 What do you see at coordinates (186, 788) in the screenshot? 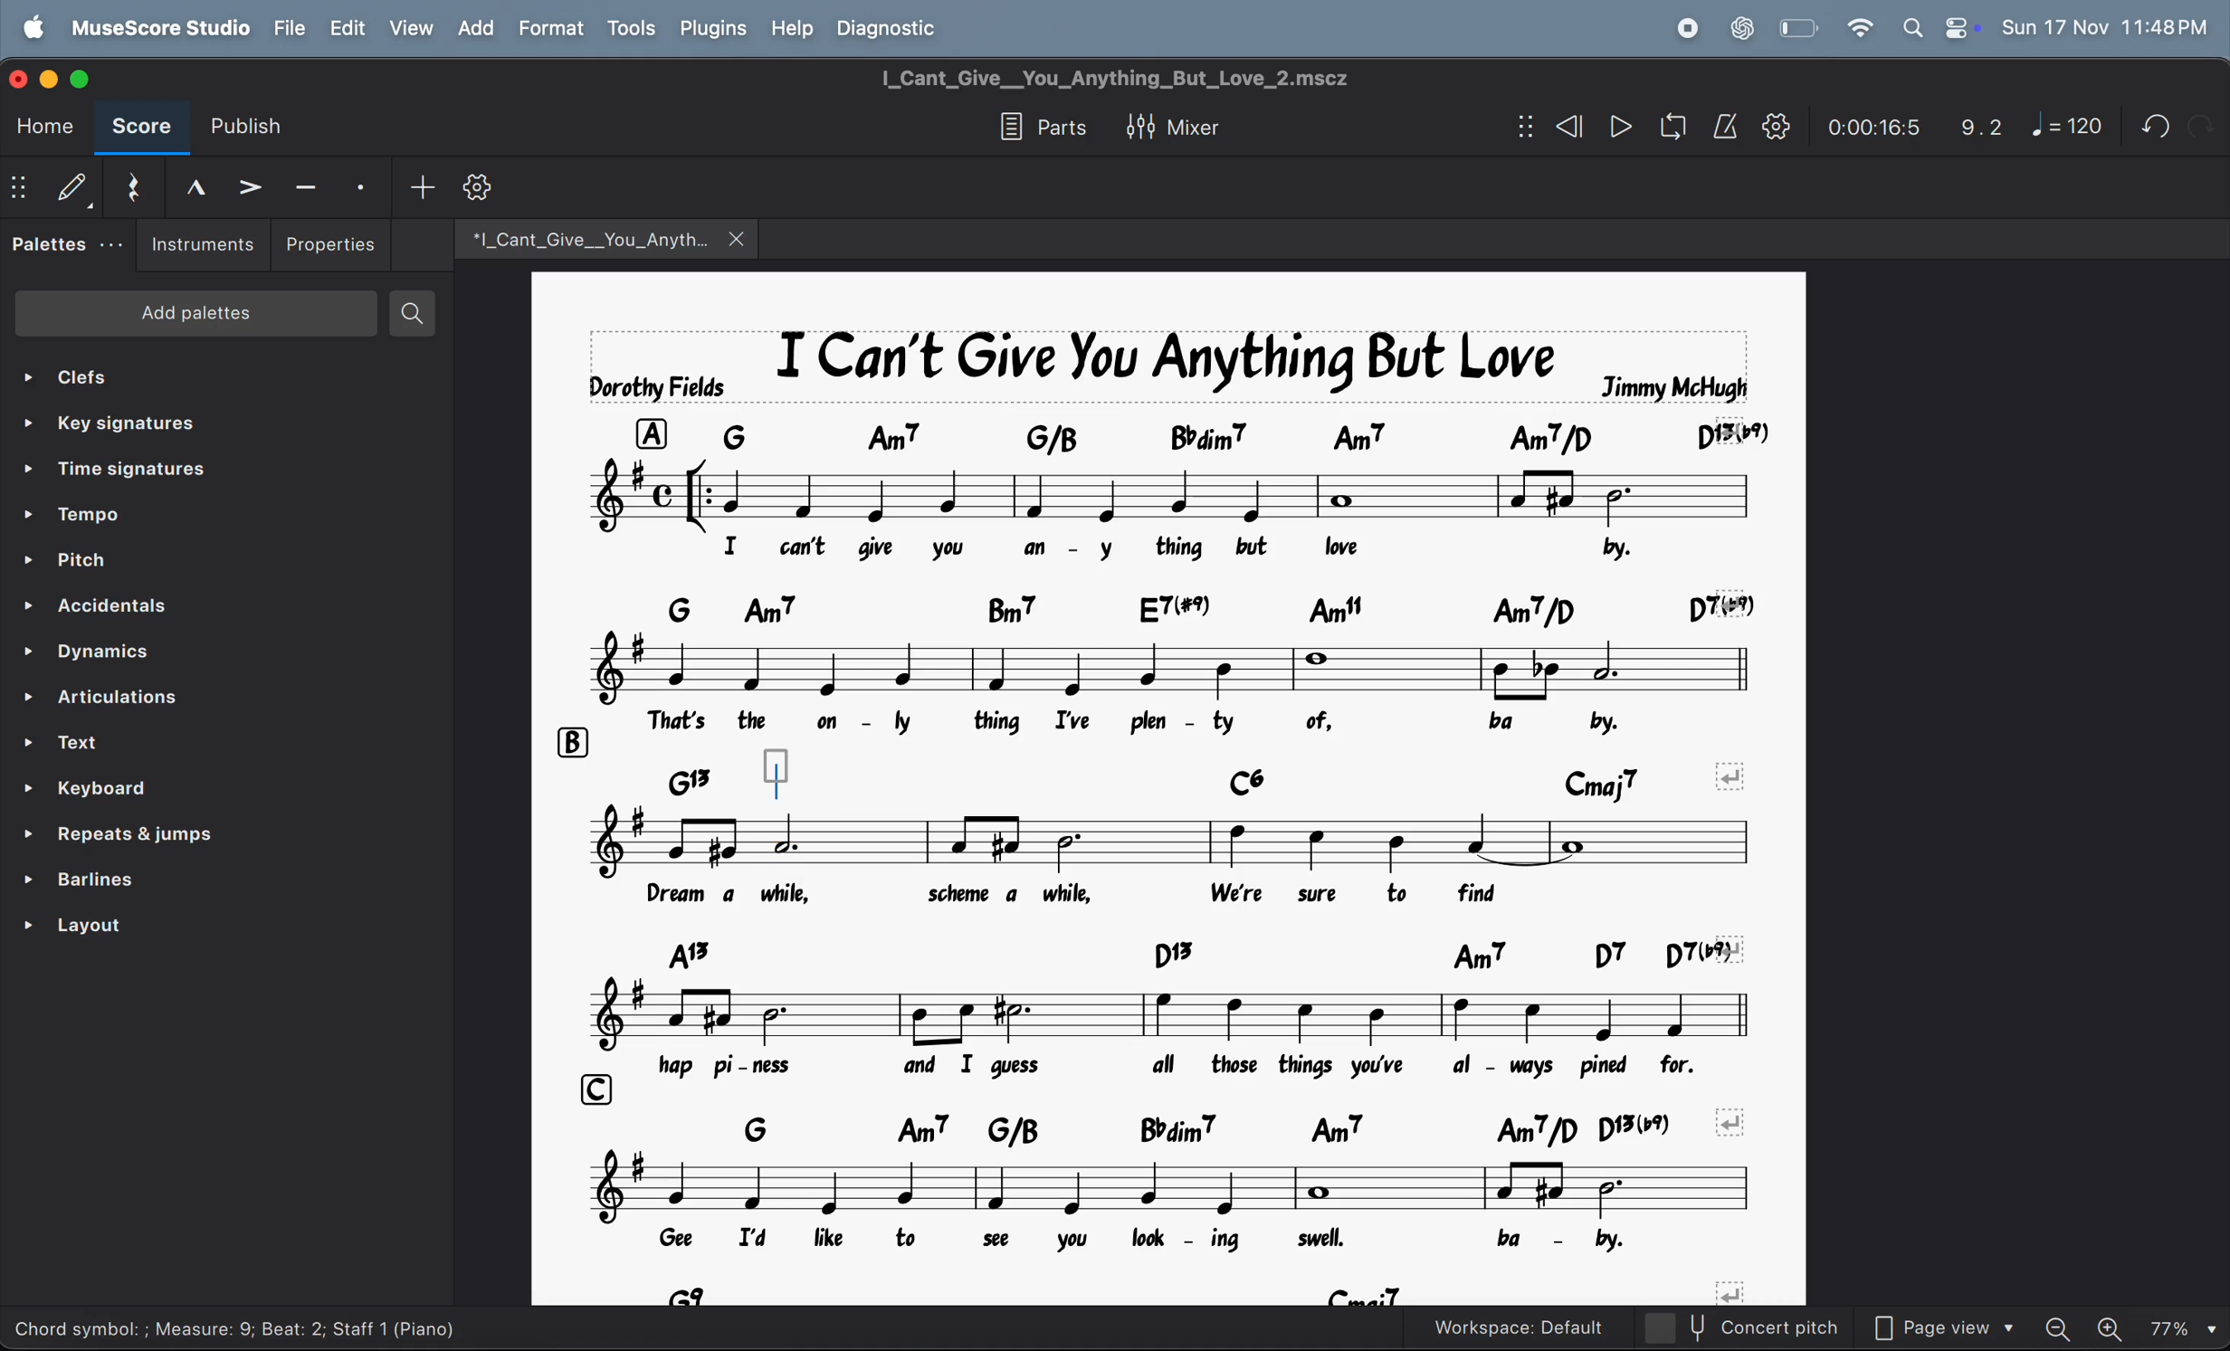
I see `keyboard` at bounding box center [186, 788].